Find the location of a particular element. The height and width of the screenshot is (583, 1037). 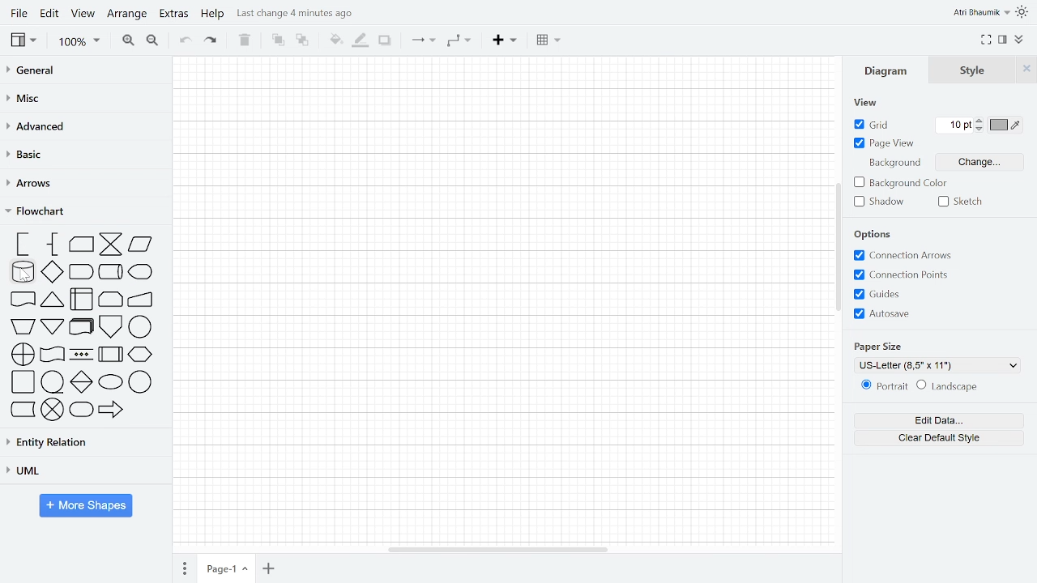

document is located at coordinates (23, 300).